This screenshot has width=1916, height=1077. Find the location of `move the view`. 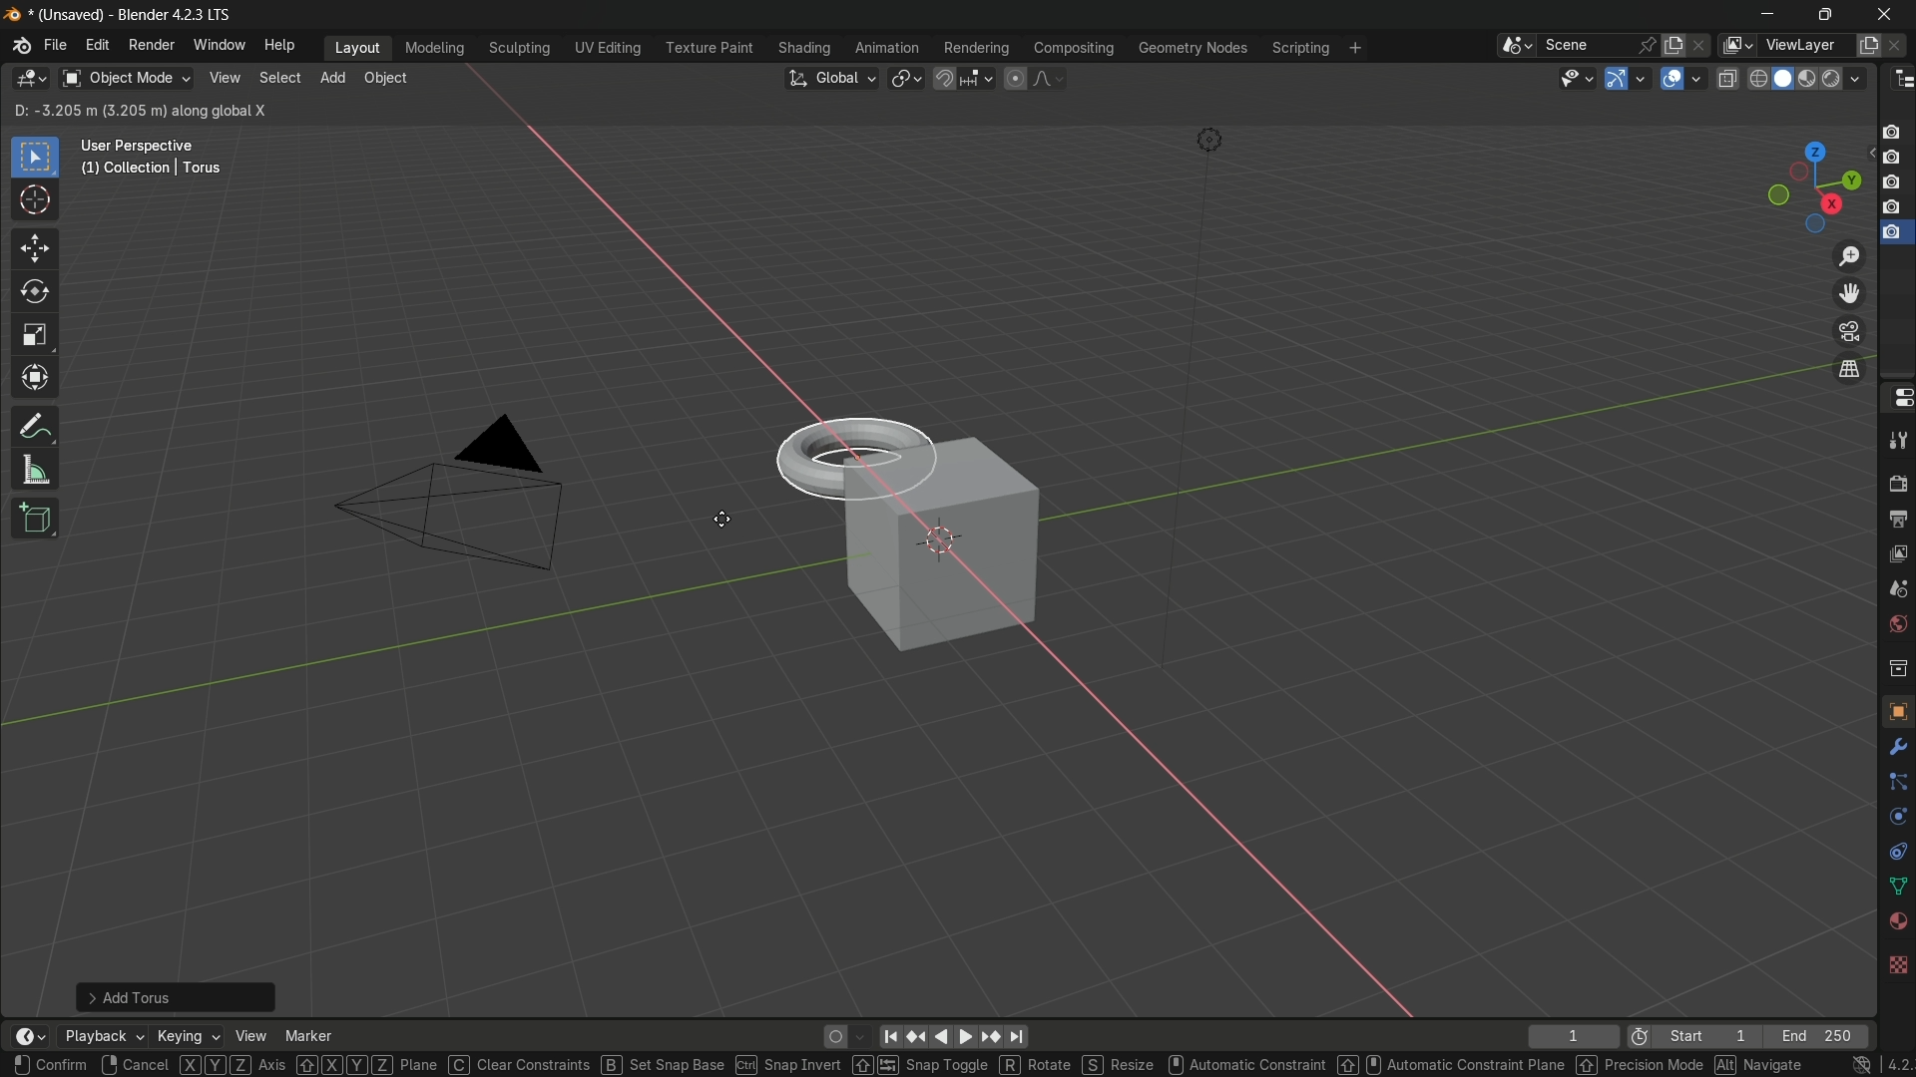

move the view is located at coordinates (1847, 294).